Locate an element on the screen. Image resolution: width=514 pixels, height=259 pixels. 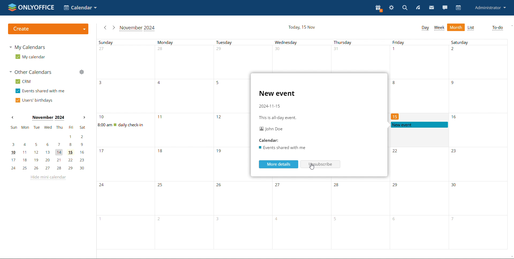
select application is located at coordinates (80, 7).